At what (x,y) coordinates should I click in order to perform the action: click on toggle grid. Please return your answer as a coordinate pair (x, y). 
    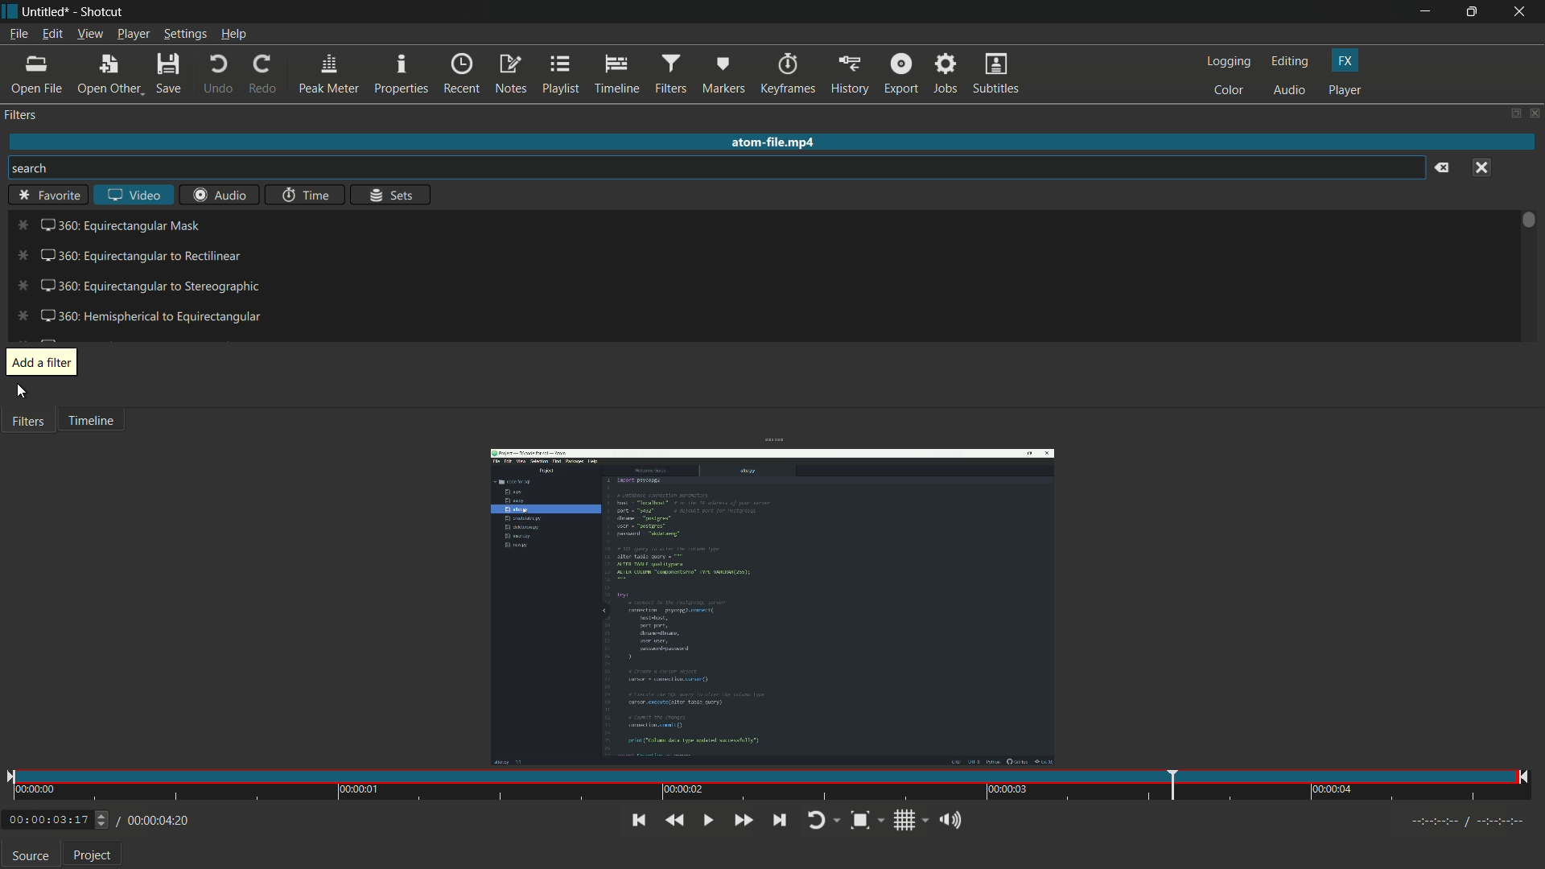
    Looking at the image, I should click on (906, 821).